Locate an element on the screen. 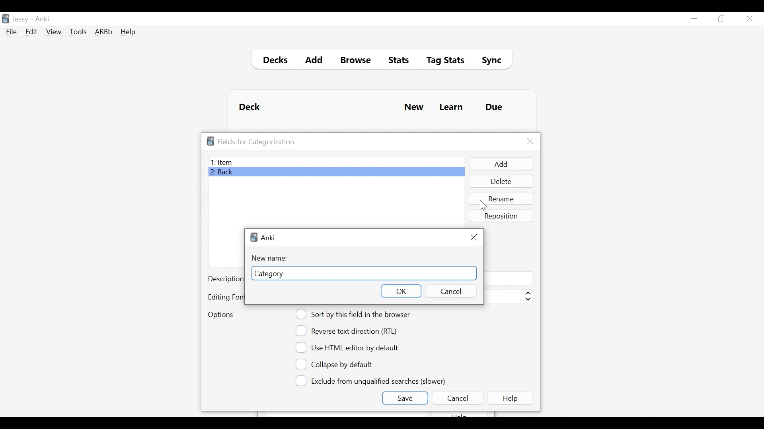  Cancel is located at coordinates (457, 398).